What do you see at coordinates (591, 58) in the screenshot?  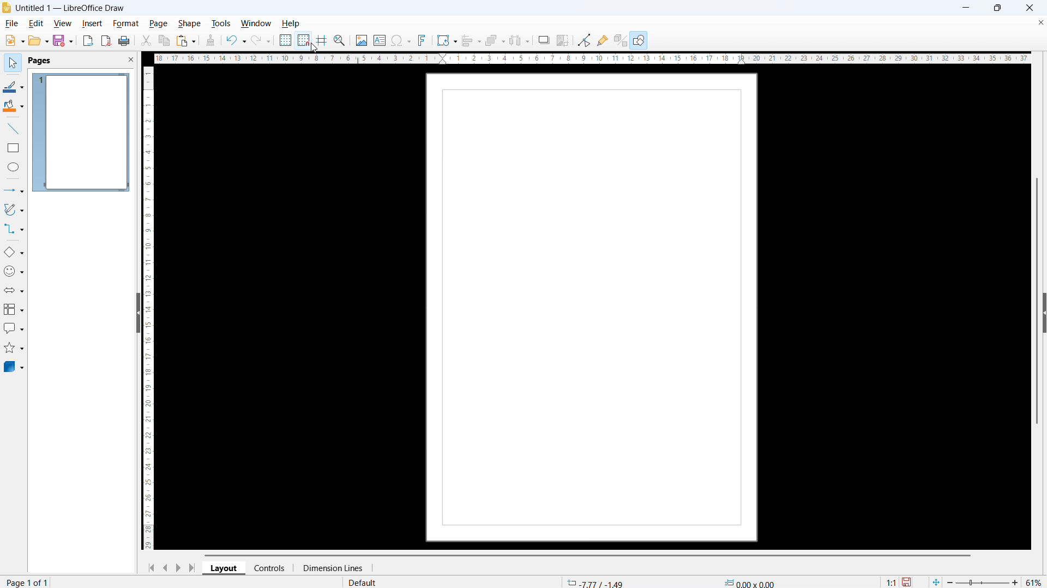 I see `Horizontal ruler ` at bounding box center [591, 58].